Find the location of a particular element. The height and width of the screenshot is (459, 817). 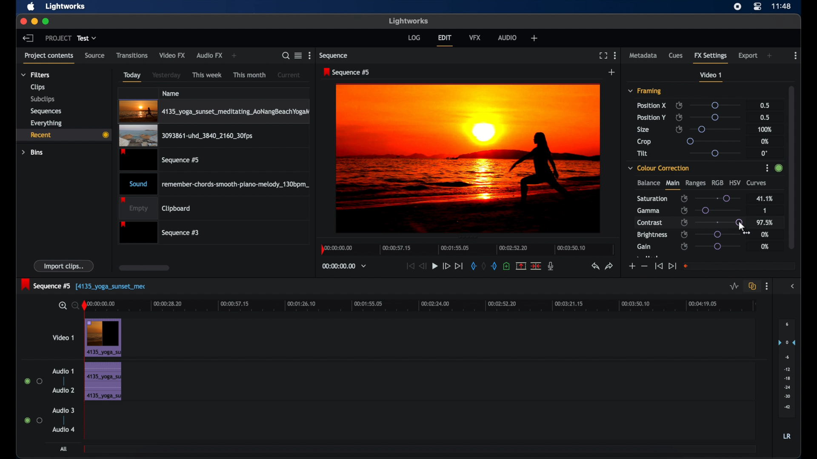

recent is located at coordinates (63, 135).